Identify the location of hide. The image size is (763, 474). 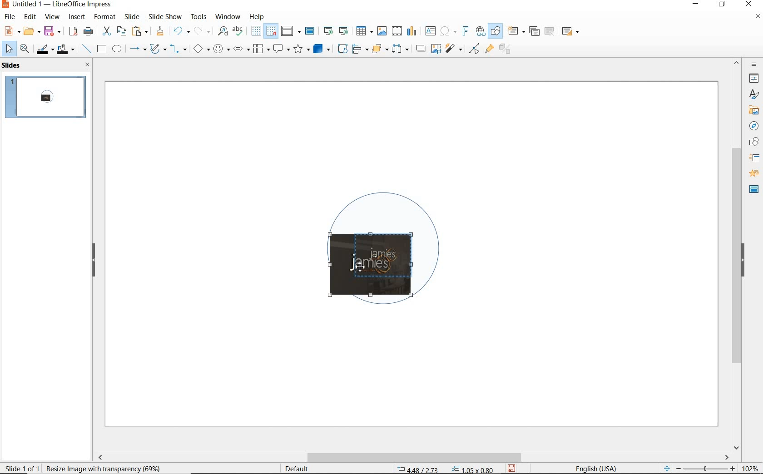
(743, 261).